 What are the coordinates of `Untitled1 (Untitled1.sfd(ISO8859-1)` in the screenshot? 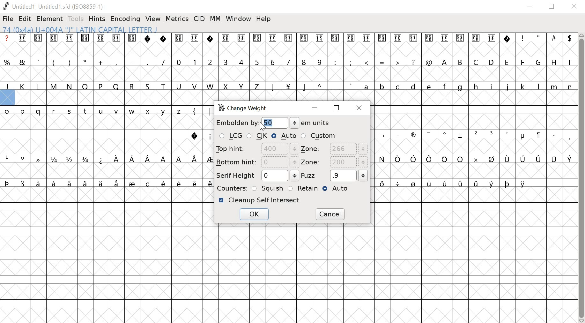 It's located at (55, 6).